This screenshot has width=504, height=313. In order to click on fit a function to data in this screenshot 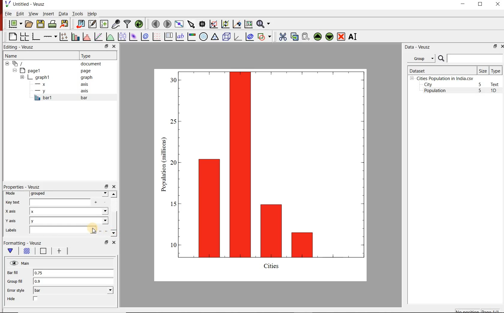, I will do `click(98, 36)`.